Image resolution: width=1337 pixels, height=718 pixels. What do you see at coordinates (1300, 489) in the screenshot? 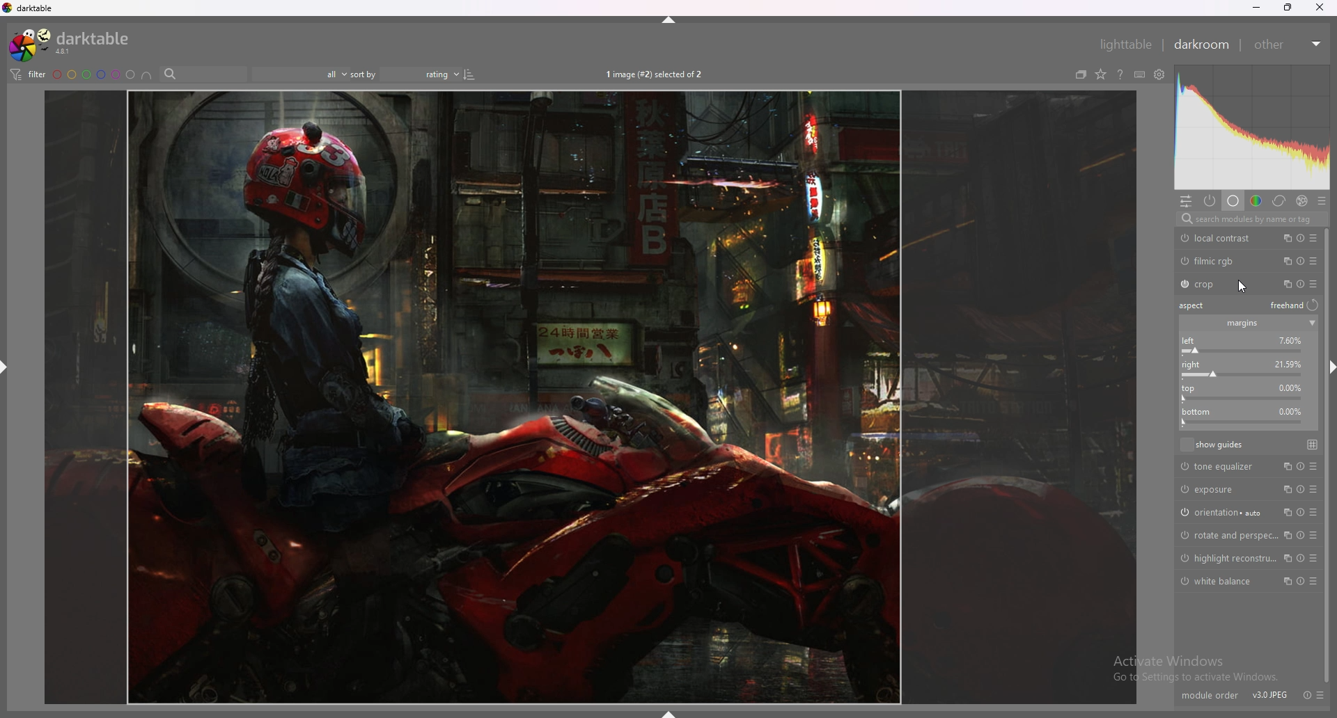
I see `reset` at bounding box center [1300, 489].